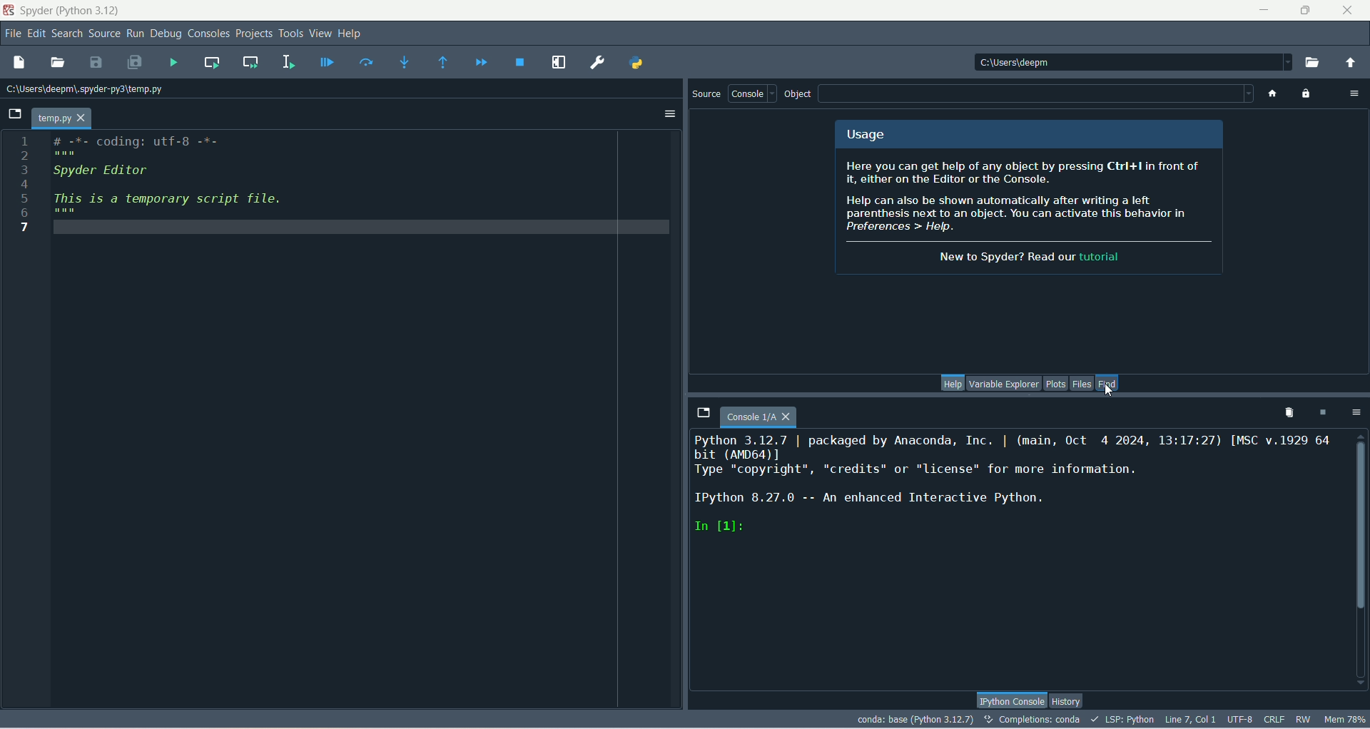 This screenshot has height=729, width=1370. I want to click on consoles, so click(209, 33).